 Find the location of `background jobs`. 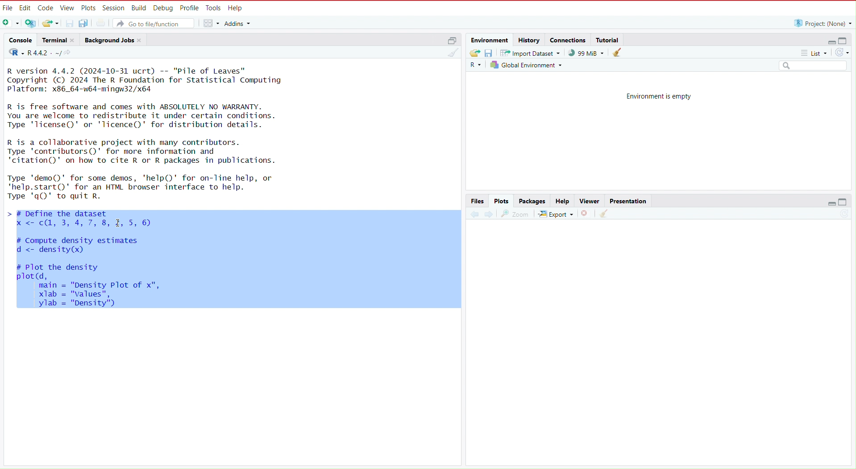

background jobs is located at coordinates (108, 39).